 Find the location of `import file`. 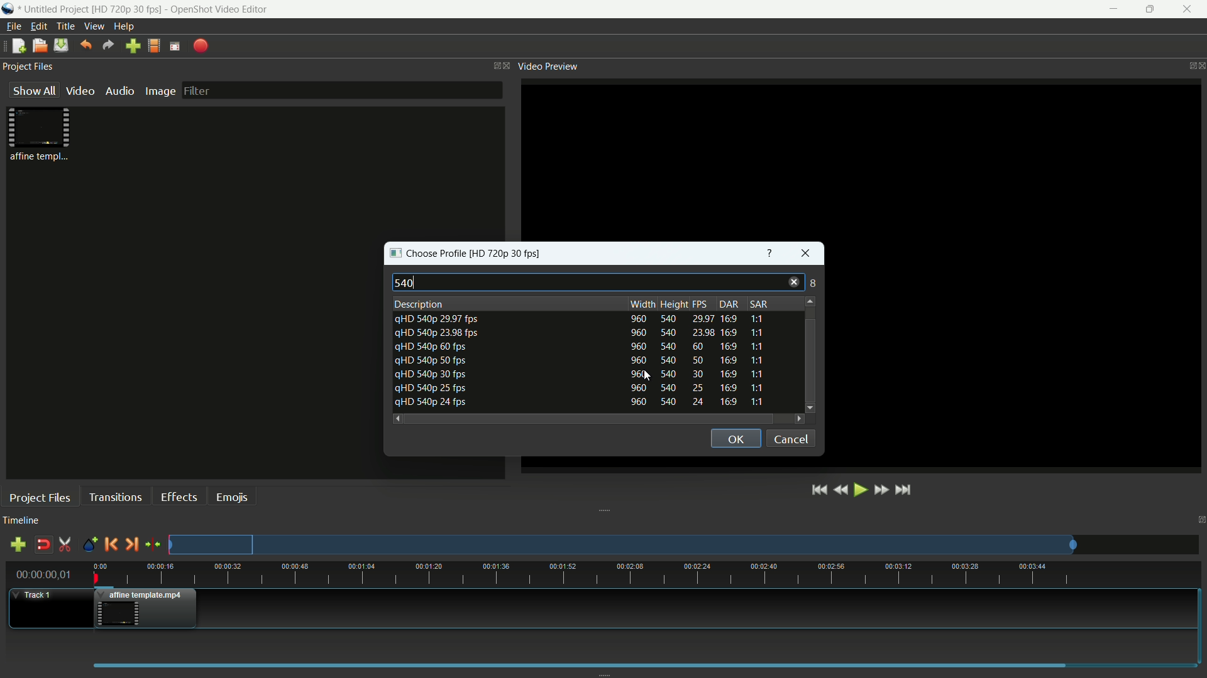

import file is located at coordinates (133, 45).